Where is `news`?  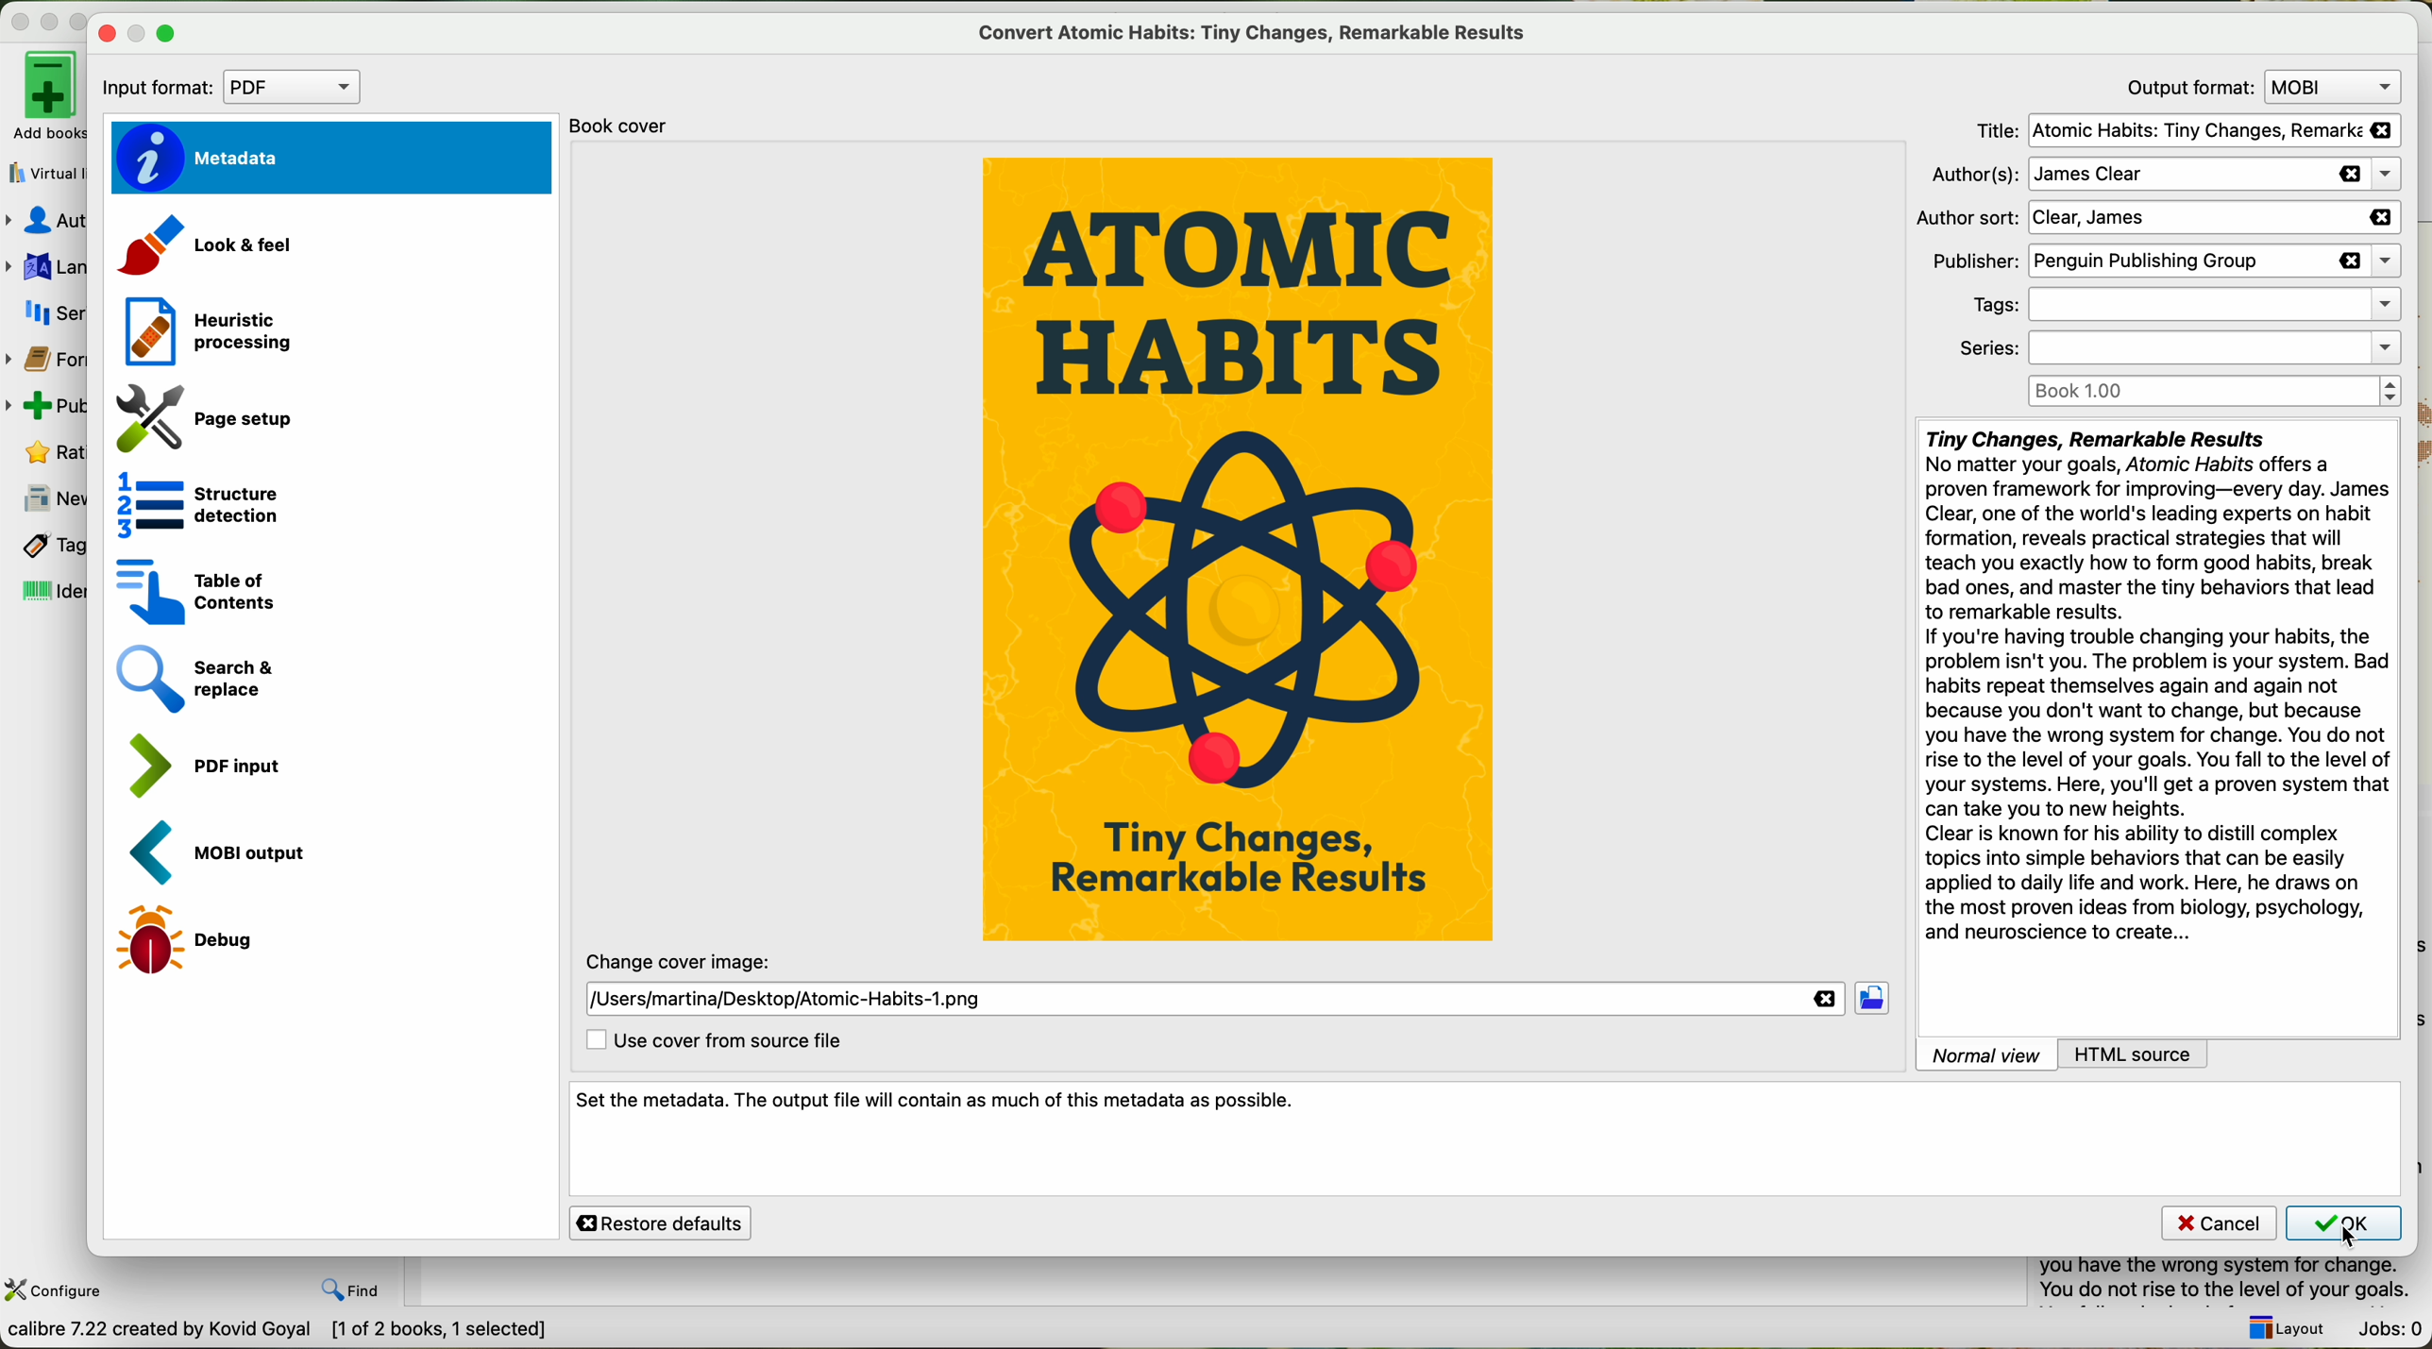
news is located at coordinates (44, 500).